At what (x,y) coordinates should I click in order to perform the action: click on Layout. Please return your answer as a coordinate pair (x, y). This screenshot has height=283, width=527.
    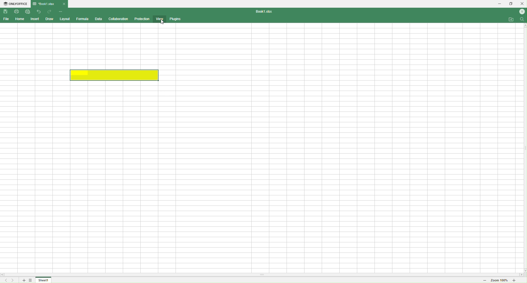
    Looking at the image, I should click on (65, 19).